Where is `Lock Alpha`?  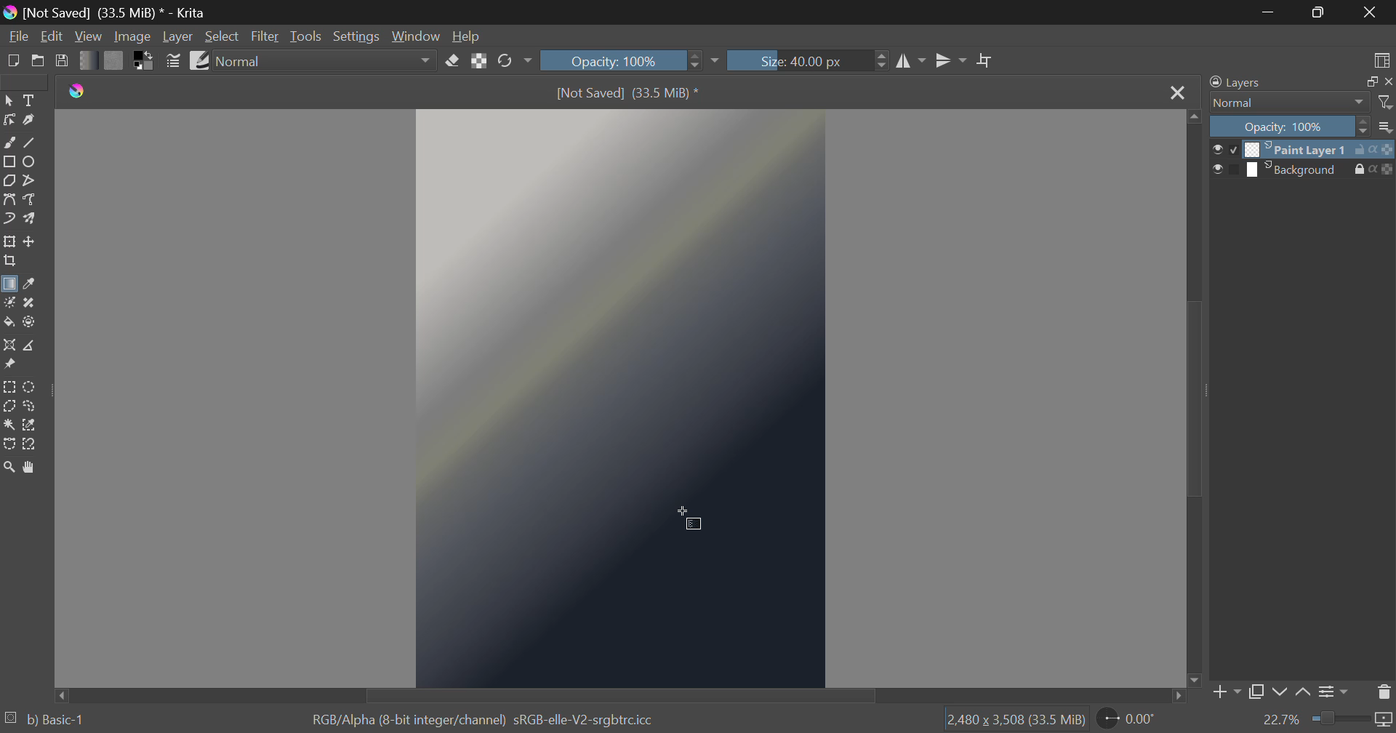
Lock Alpha is located at coordinates (478, 61).